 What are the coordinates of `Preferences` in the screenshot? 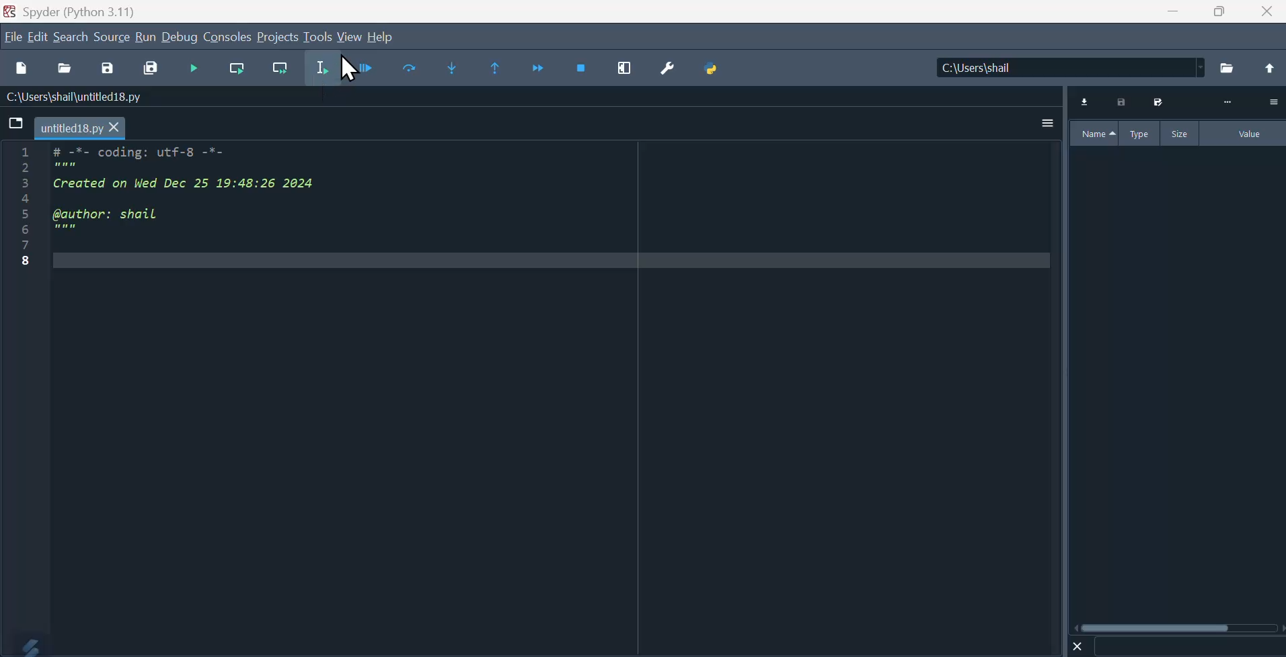 It's located at (665, 71).